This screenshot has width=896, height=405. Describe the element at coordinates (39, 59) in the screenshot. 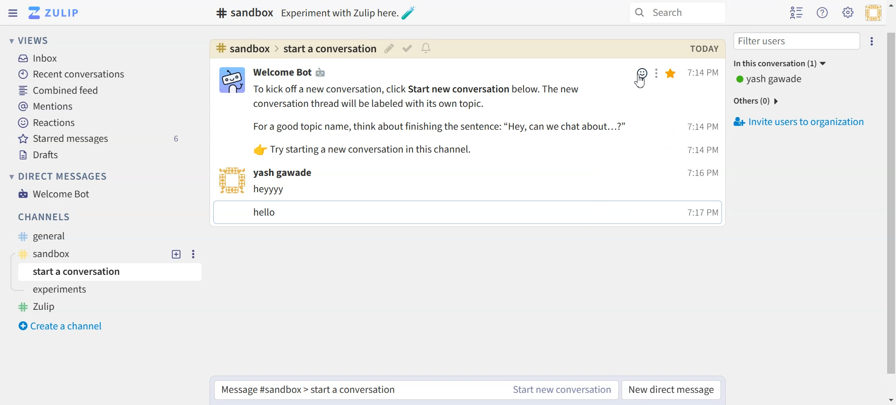

I see `Inbox` at that location.